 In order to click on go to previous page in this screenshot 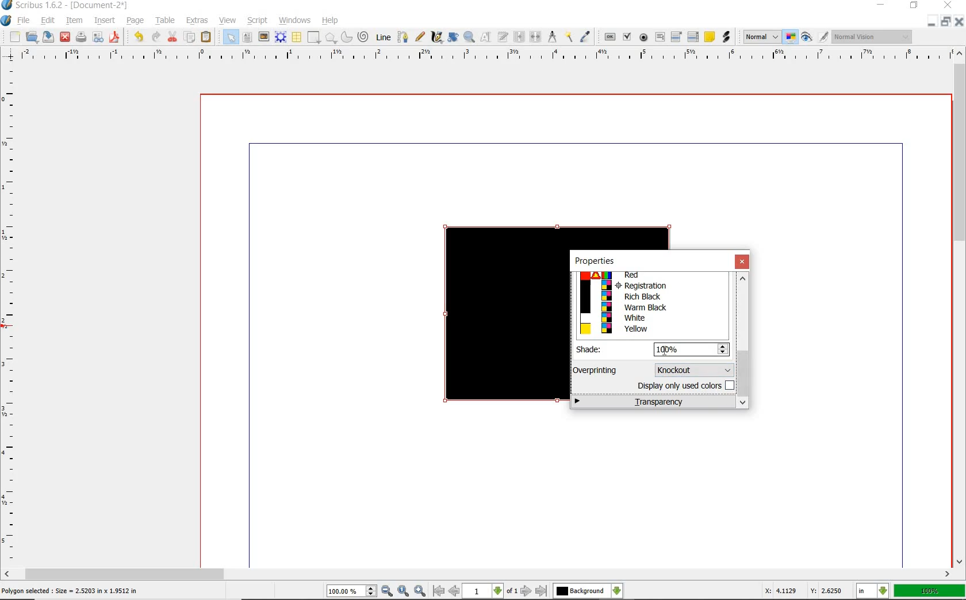, I will do `click(454, 591)`.